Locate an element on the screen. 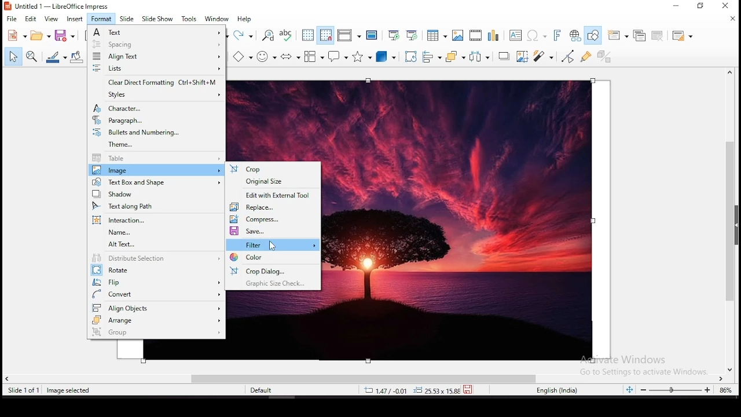  insert hyperlink is located at coordinates (577, 35).